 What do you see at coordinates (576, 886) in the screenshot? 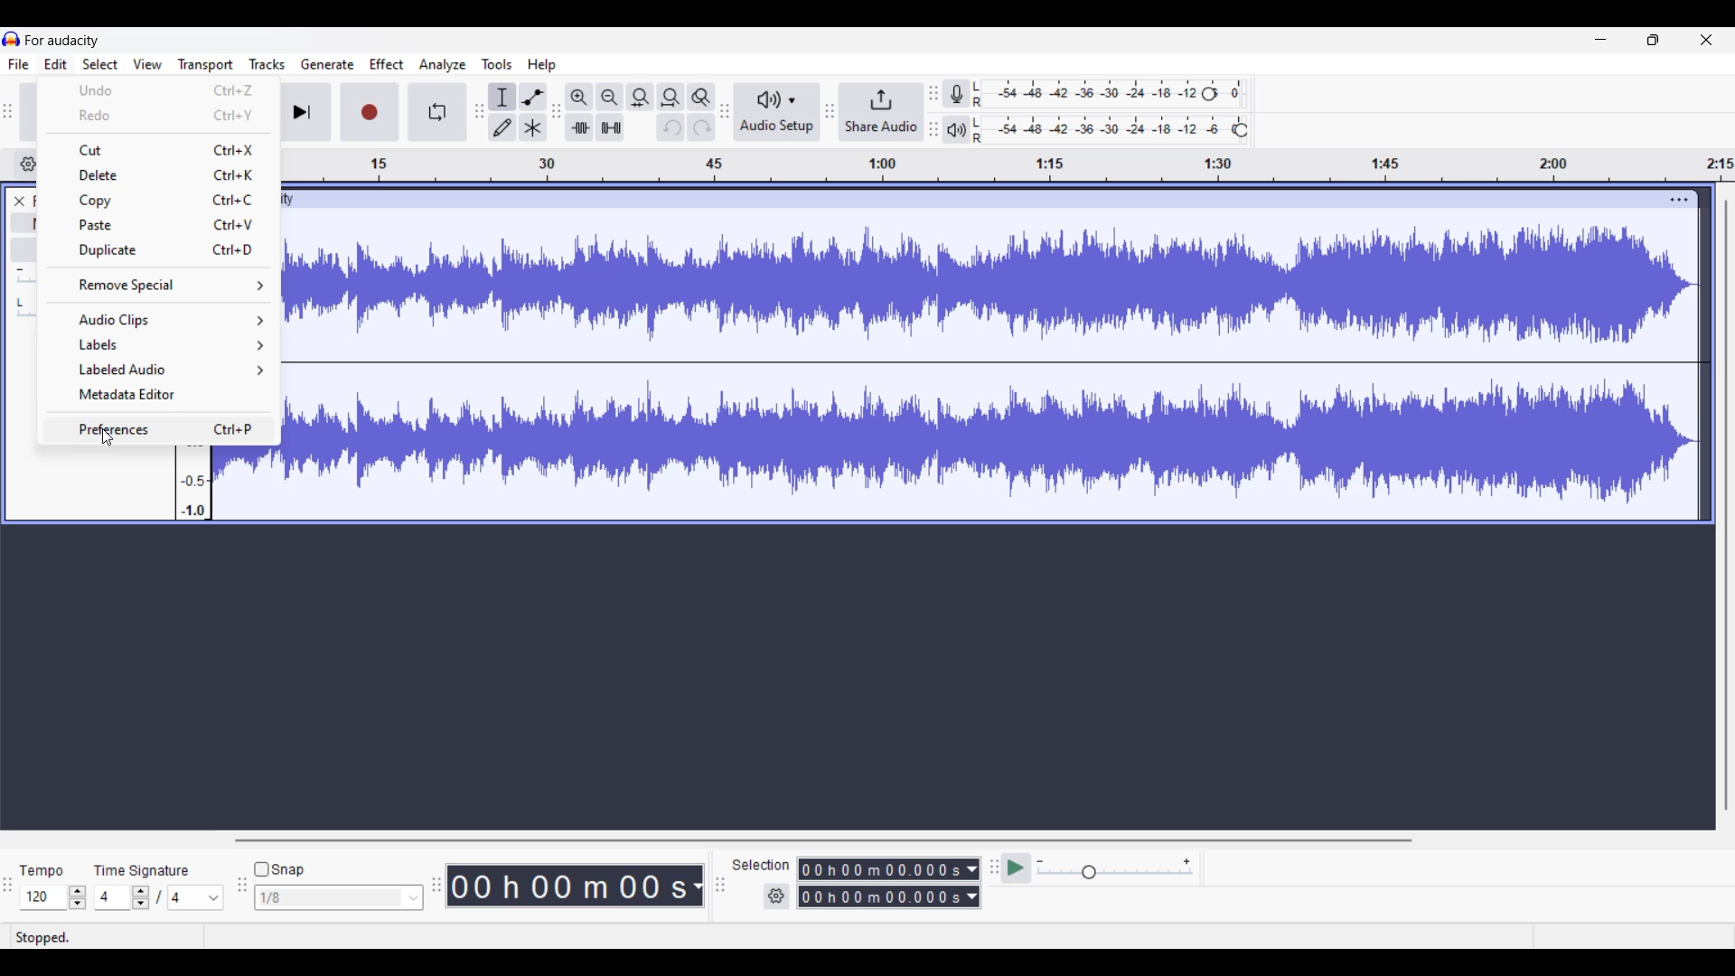
I see `Current timestamp of track` at bounding box center [576, 886].